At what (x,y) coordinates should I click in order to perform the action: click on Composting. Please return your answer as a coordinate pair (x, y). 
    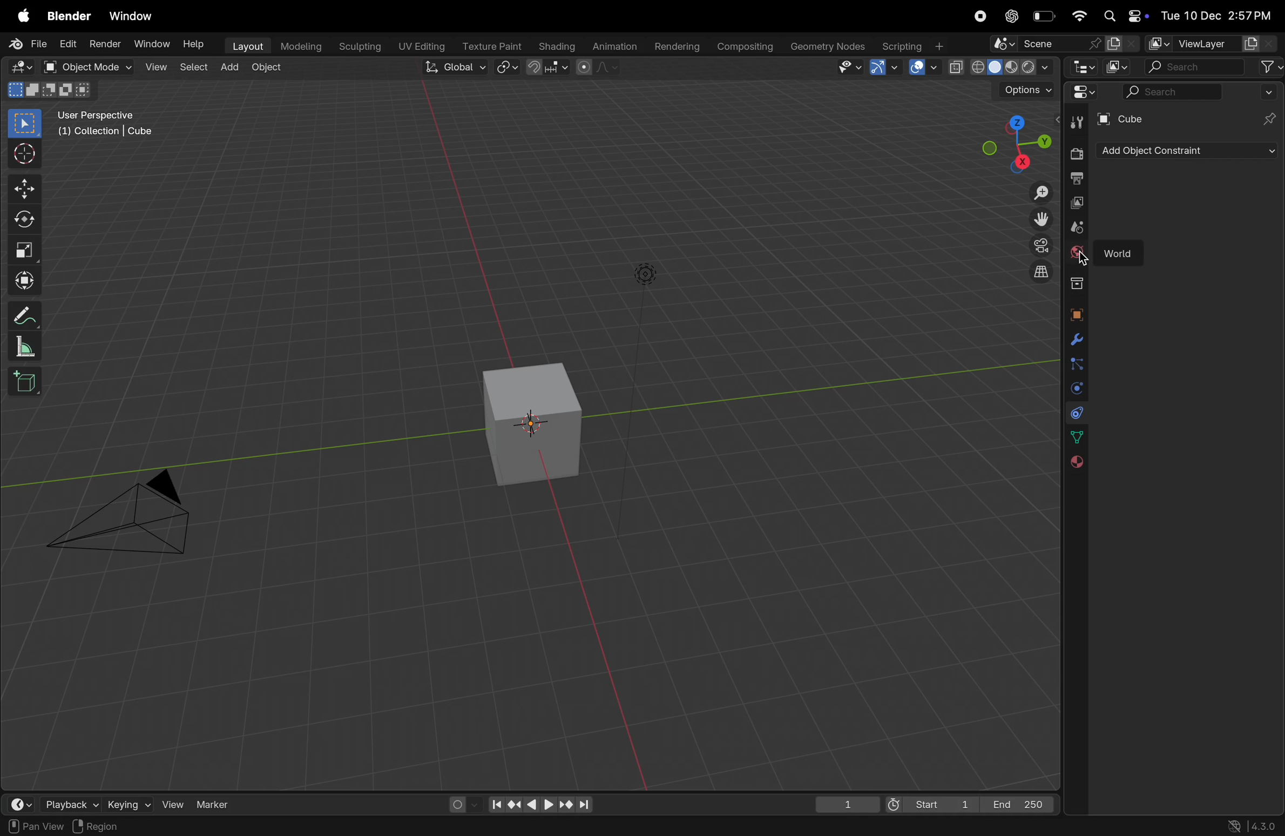
    Looking at the image, I should click on (747, 48).